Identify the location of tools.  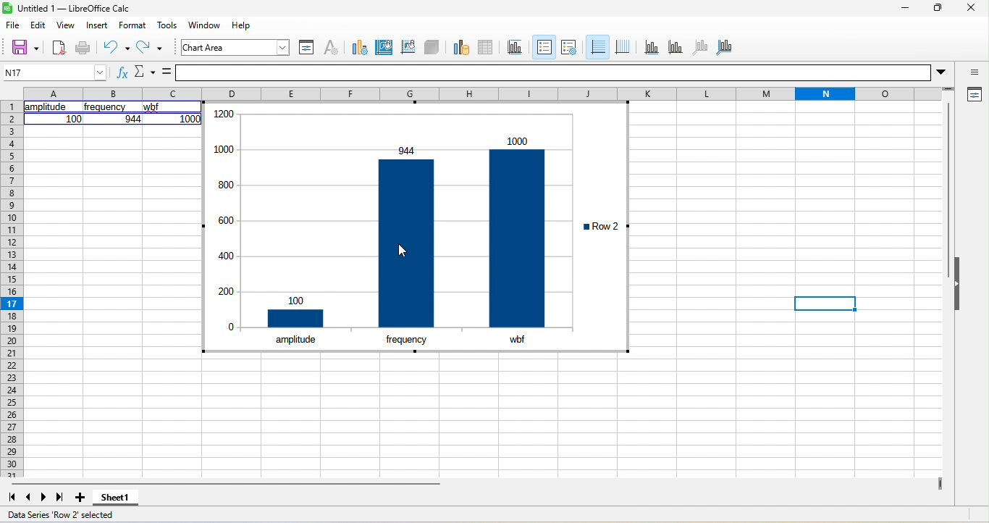
(167, 25).